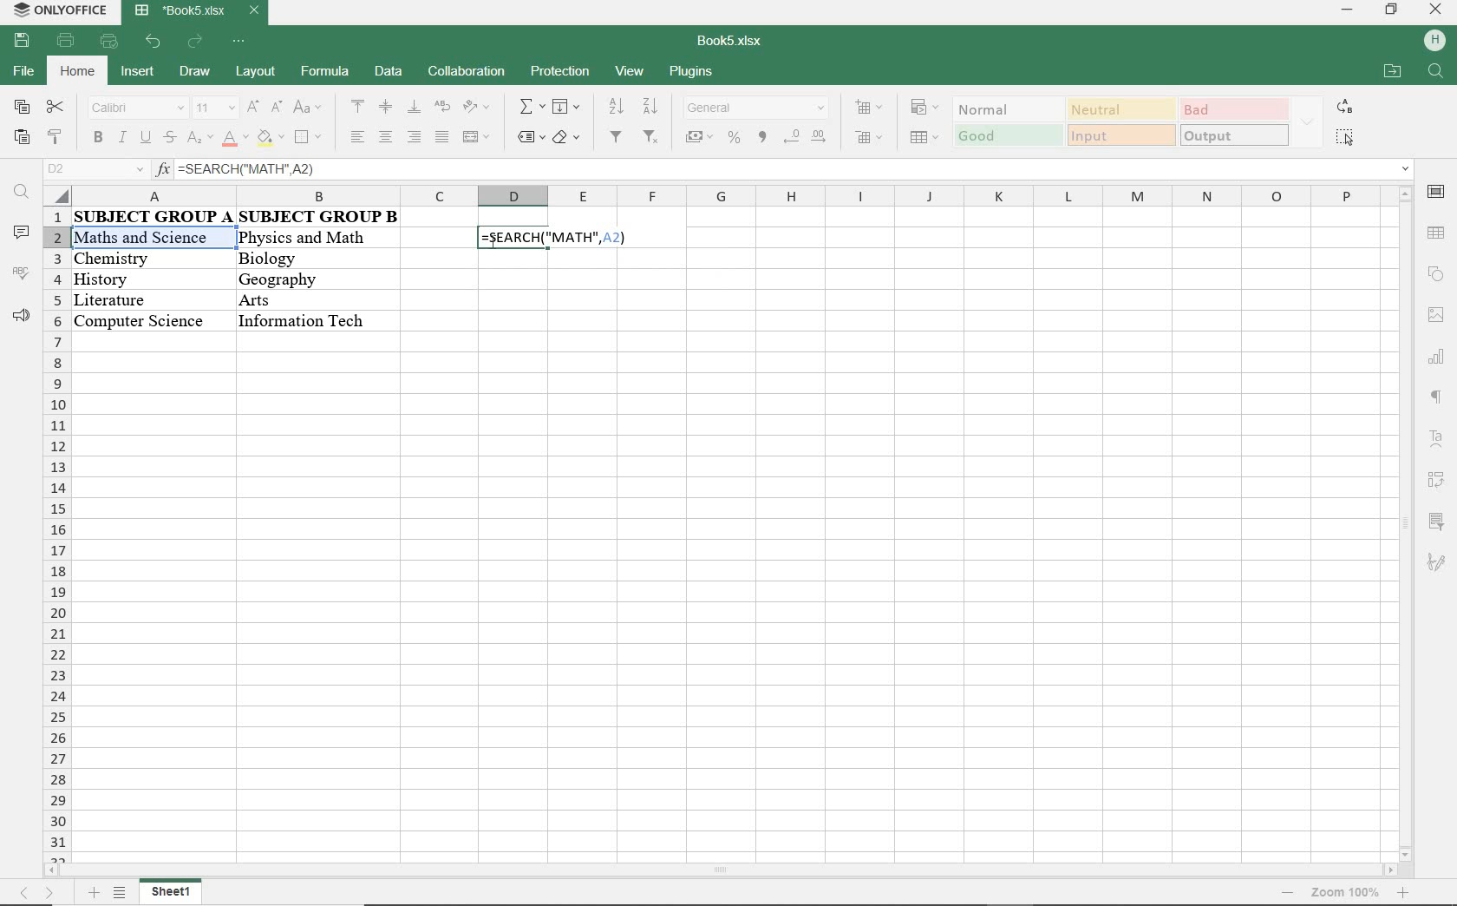 Image resolution: width=1457 pixels, height=906 pixels. What do you see at coordinates (724, 872) in the screenshot?
I see `scrollbar` at bounding box center [724, 872].